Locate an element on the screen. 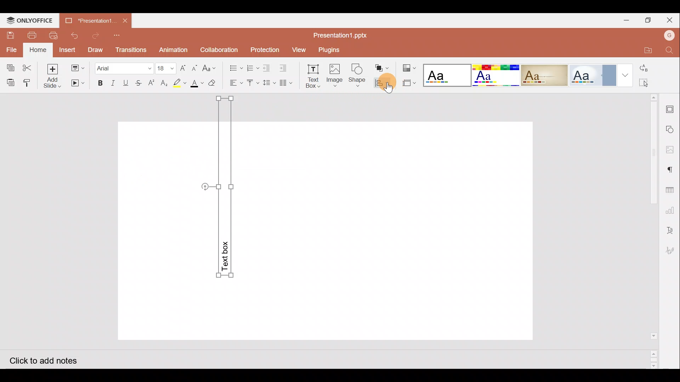  Italic is located at coordinates (113, 83).